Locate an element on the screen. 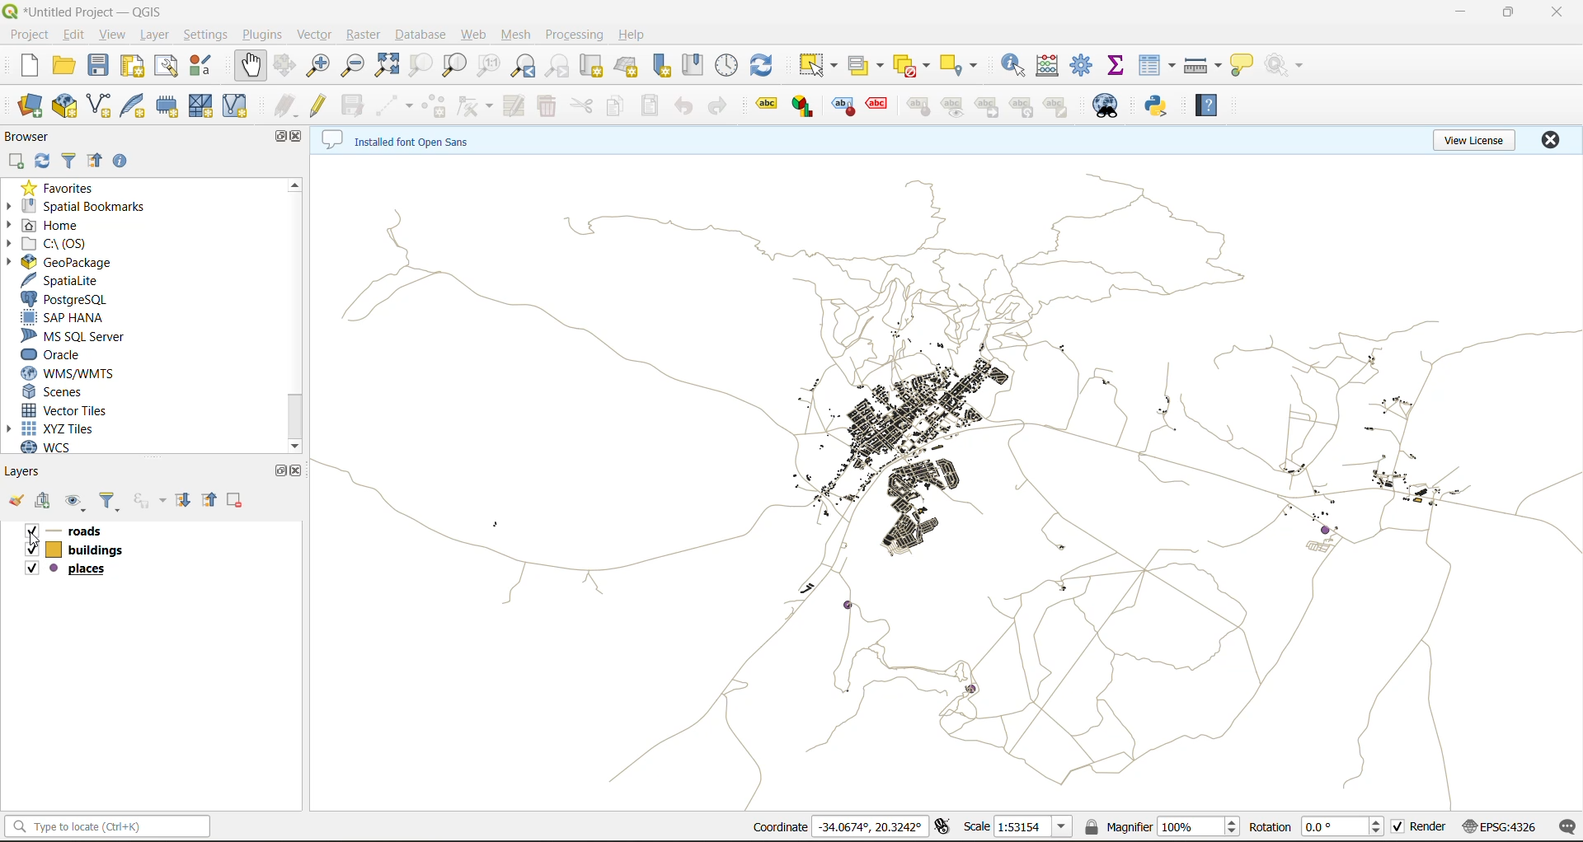 This screenshot has height=842, width=1583. layer is located at coordinates (157, 35).